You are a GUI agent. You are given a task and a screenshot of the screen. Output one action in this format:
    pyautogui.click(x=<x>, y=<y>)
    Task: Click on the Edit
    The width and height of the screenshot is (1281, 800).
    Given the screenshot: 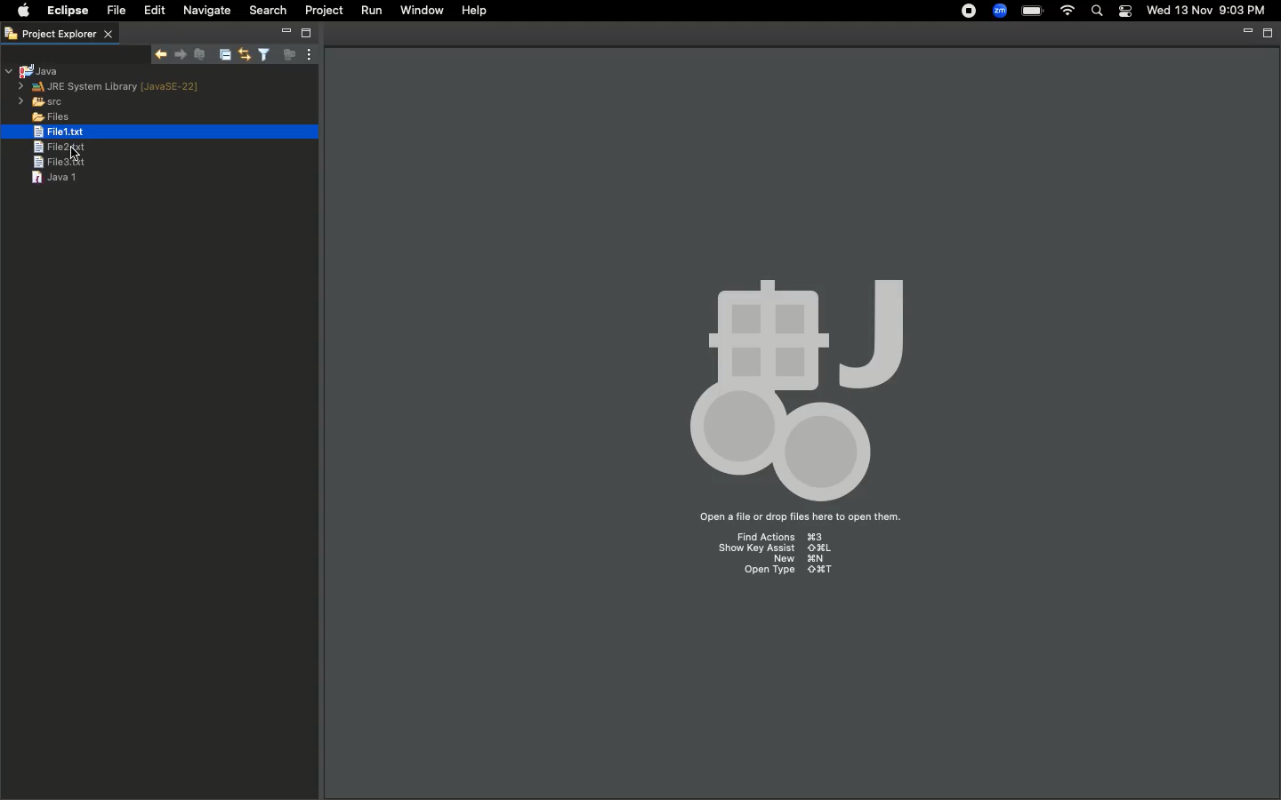 What is the action you would take?
    pyautogui.click(x=151, y=10)
    